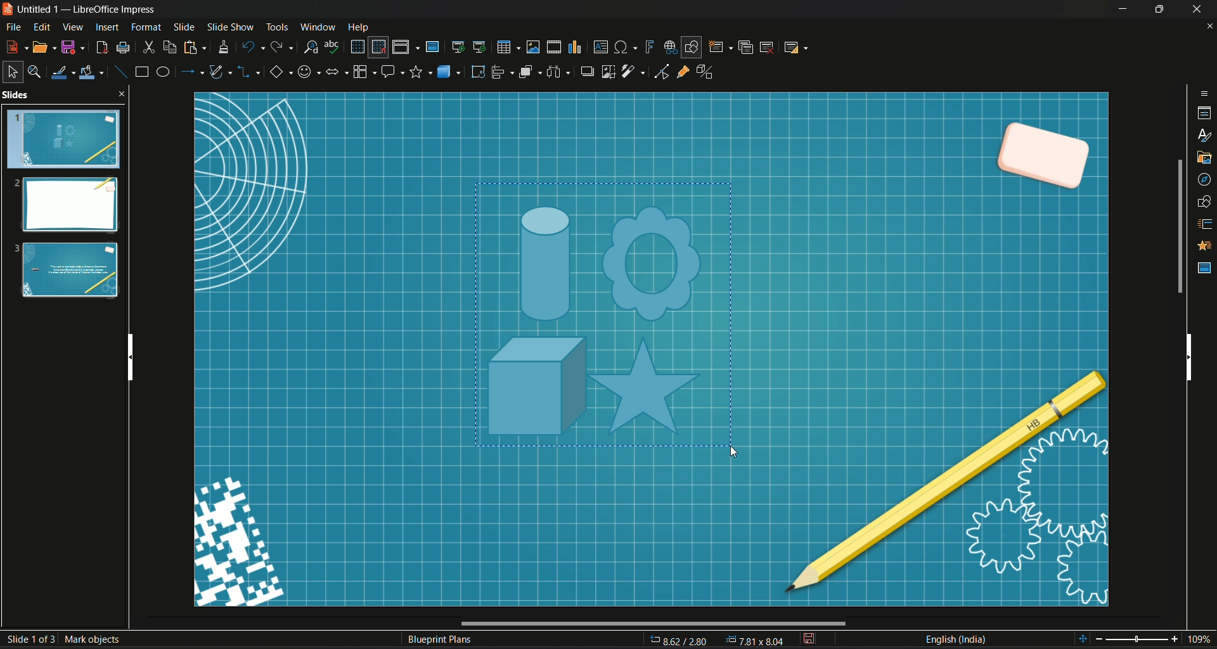 The image size is (1217, 649). I want to click on Minimize, so click(1123, 9).